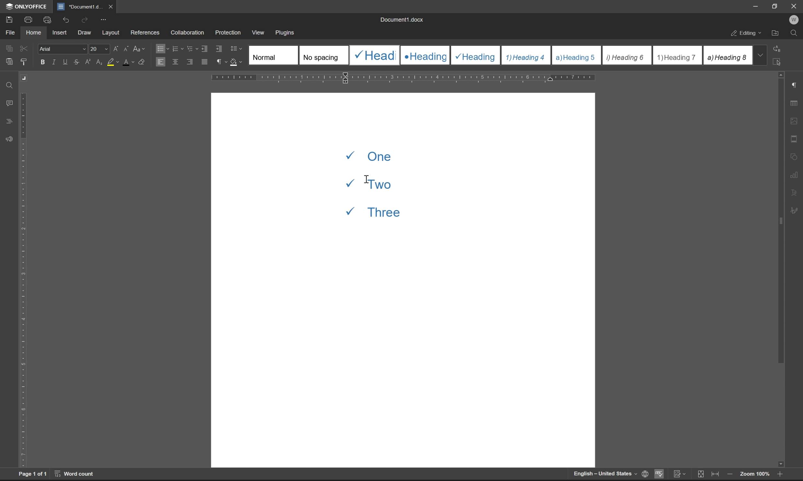 Image resolution: width=803 pixels, height=481 pixels. What do you see at coordinates (111, 33) in the screenshot?
I see `layout` at bounding box center [111, 33].